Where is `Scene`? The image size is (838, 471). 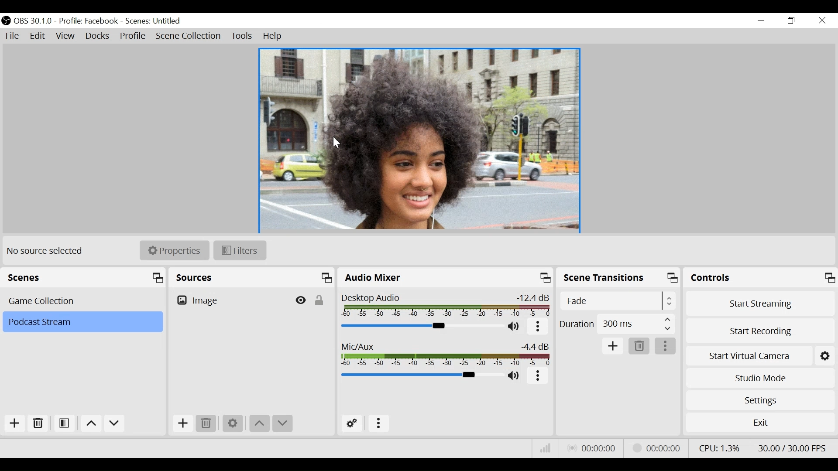 Scene is located at coordinates (154, 21).